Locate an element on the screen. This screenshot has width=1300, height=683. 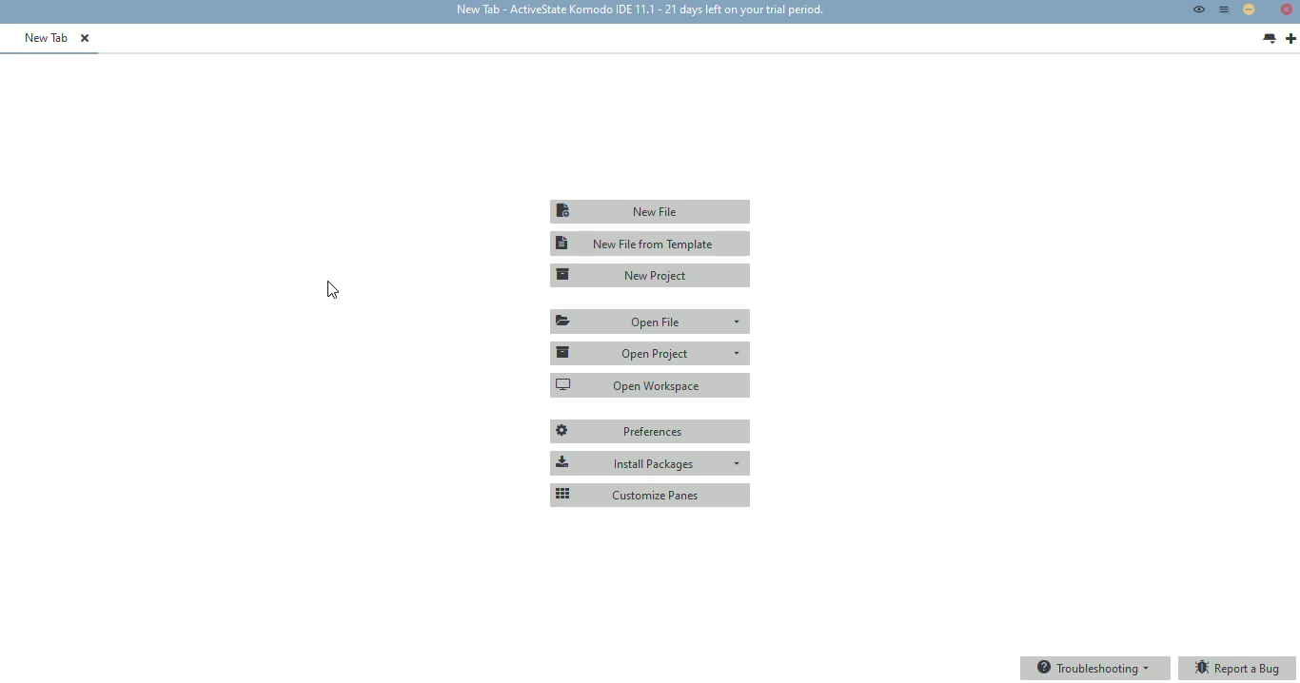
install packages is located at coordinates (651, 463).